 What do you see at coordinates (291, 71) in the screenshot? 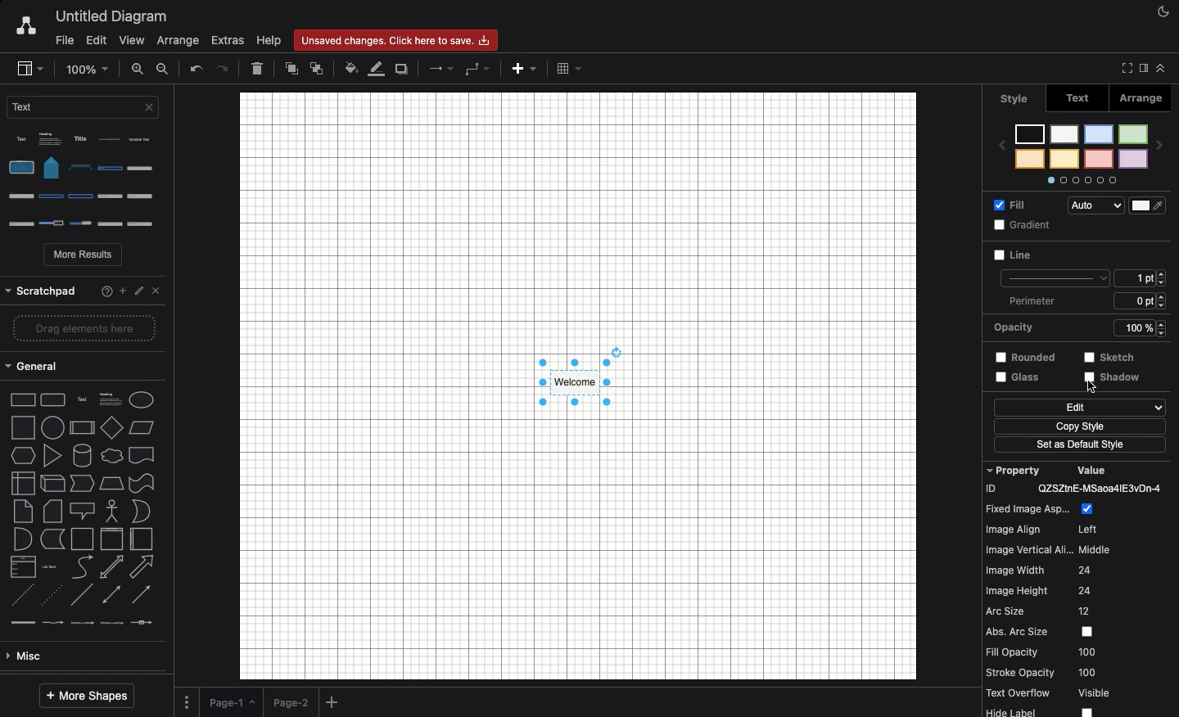
I see `To front` at bounding box center [291, 71].